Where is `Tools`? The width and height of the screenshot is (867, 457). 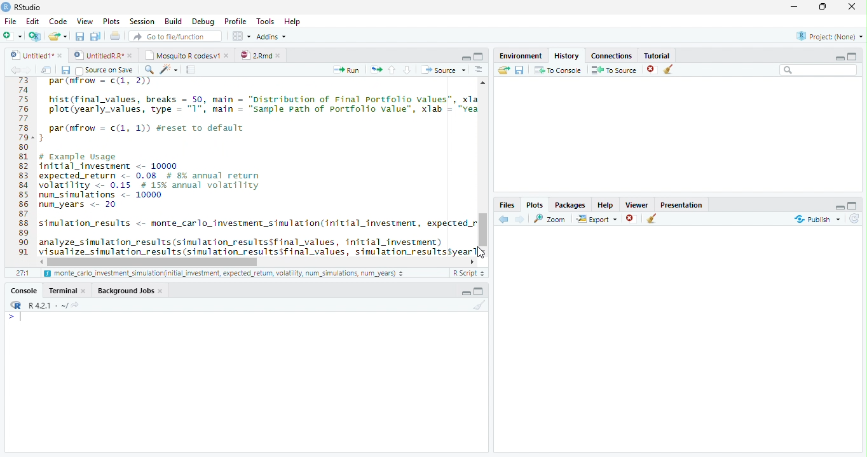
Tools is located at coordinates (264, 22).